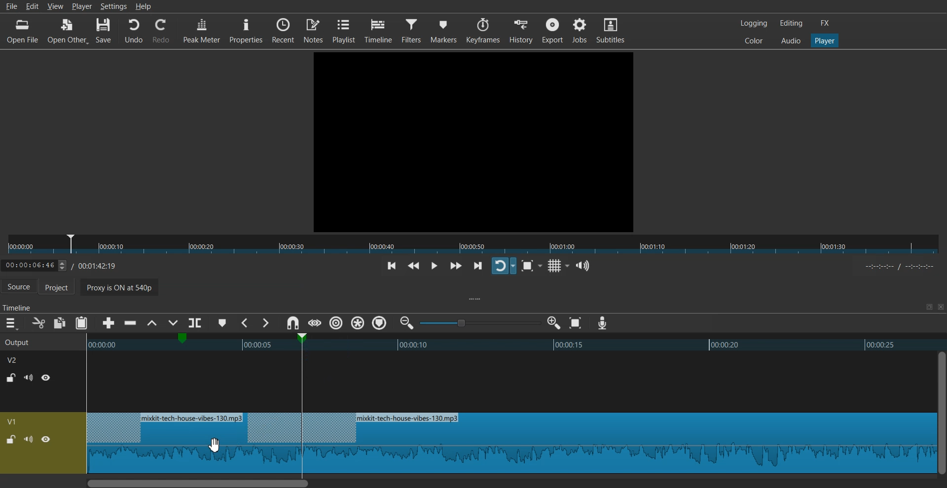 Image resolution: width=947 pixels, height=488 pixels. What do you see at coordinates (754, 40) in the screenshot?
I see `Colors` at bounding box center [754, 40].